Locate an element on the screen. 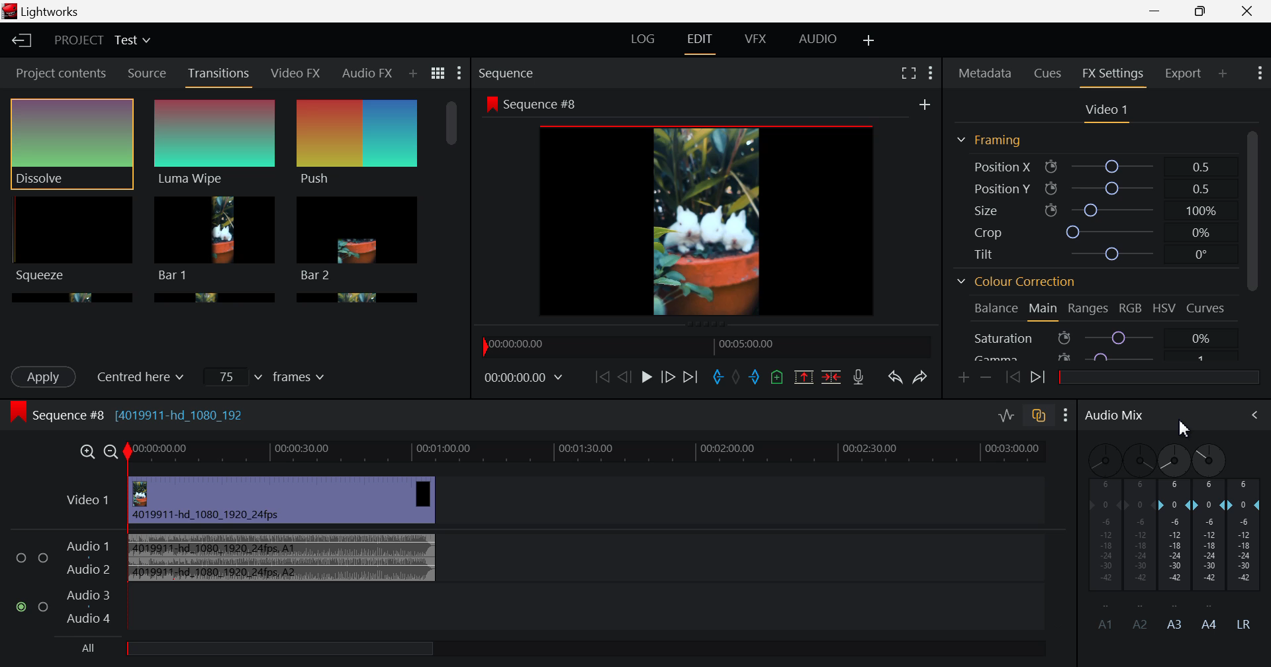 Image resolution: width=1271 pixels, height=667 pixels. Remove marked section is located at coordinates (804, 375).